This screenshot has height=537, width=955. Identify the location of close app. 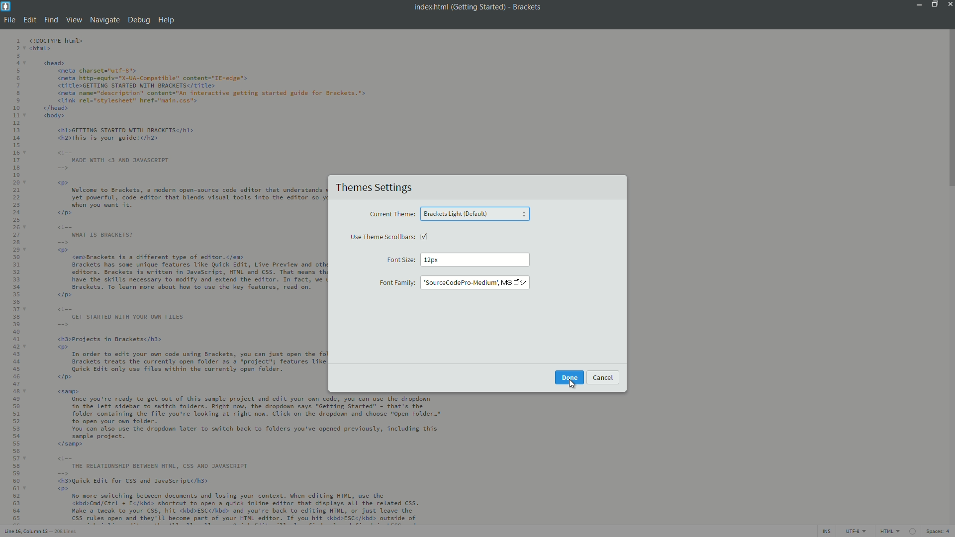
(949, 4).